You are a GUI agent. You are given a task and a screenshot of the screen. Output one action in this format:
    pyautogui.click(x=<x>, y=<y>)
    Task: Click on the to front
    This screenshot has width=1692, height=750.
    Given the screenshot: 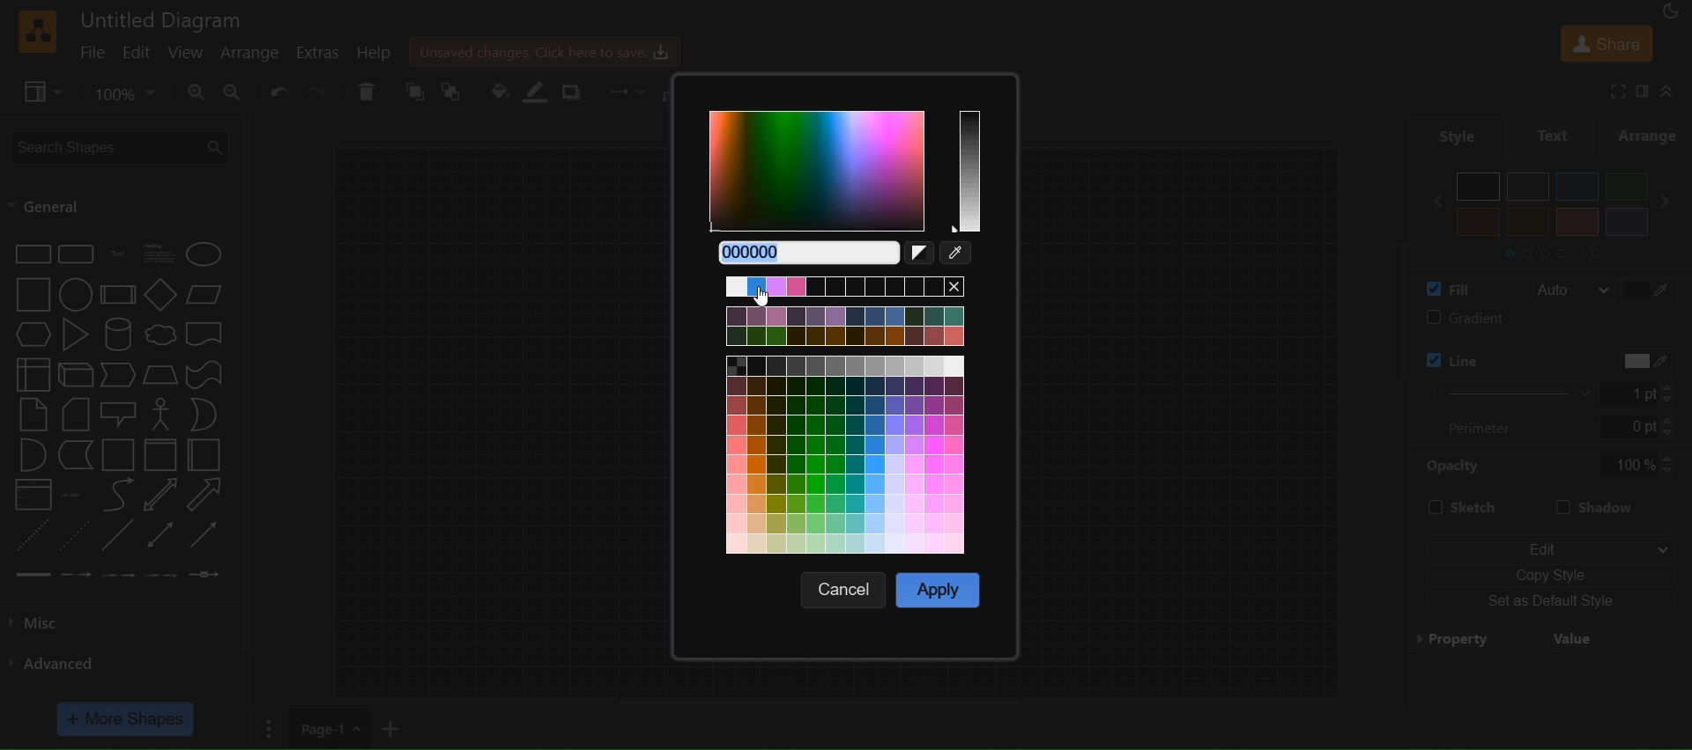 What is the action you would take?
    pyautogui.click(x=415, y=92)
    